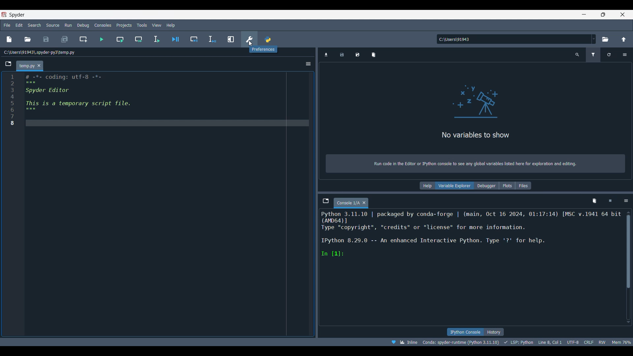 Image resolution: width=633 pixels, height=356 pixels. Describe the element at coordinates (609, 55) in the screenshot. I see `Refresh variables` at that location.